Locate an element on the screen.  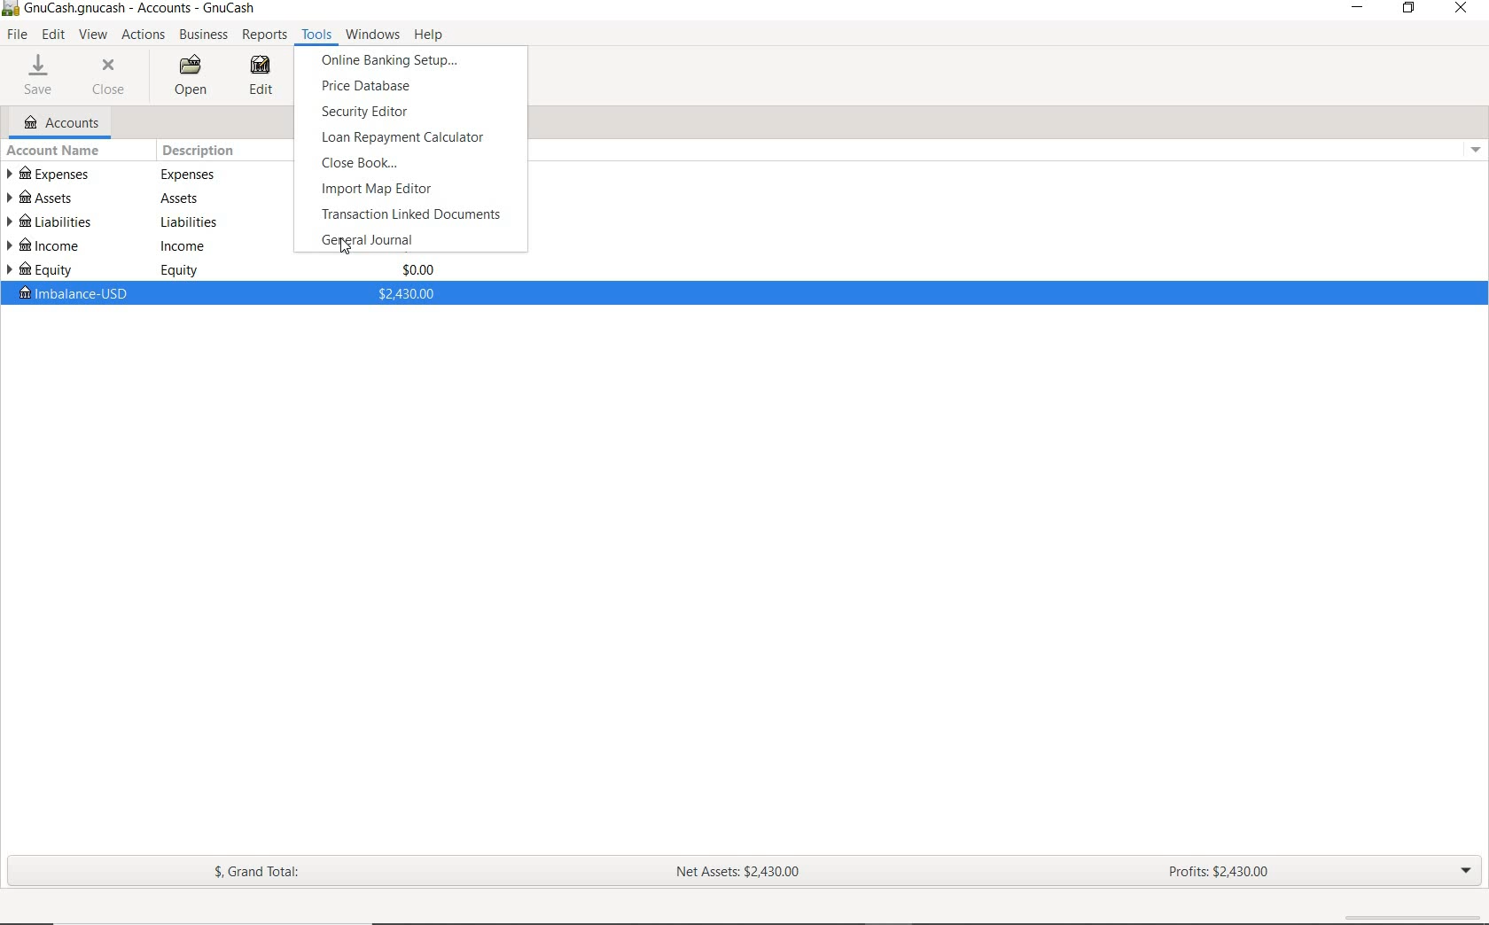
ACCOUNT NAME is located at coordinates (53, 152).